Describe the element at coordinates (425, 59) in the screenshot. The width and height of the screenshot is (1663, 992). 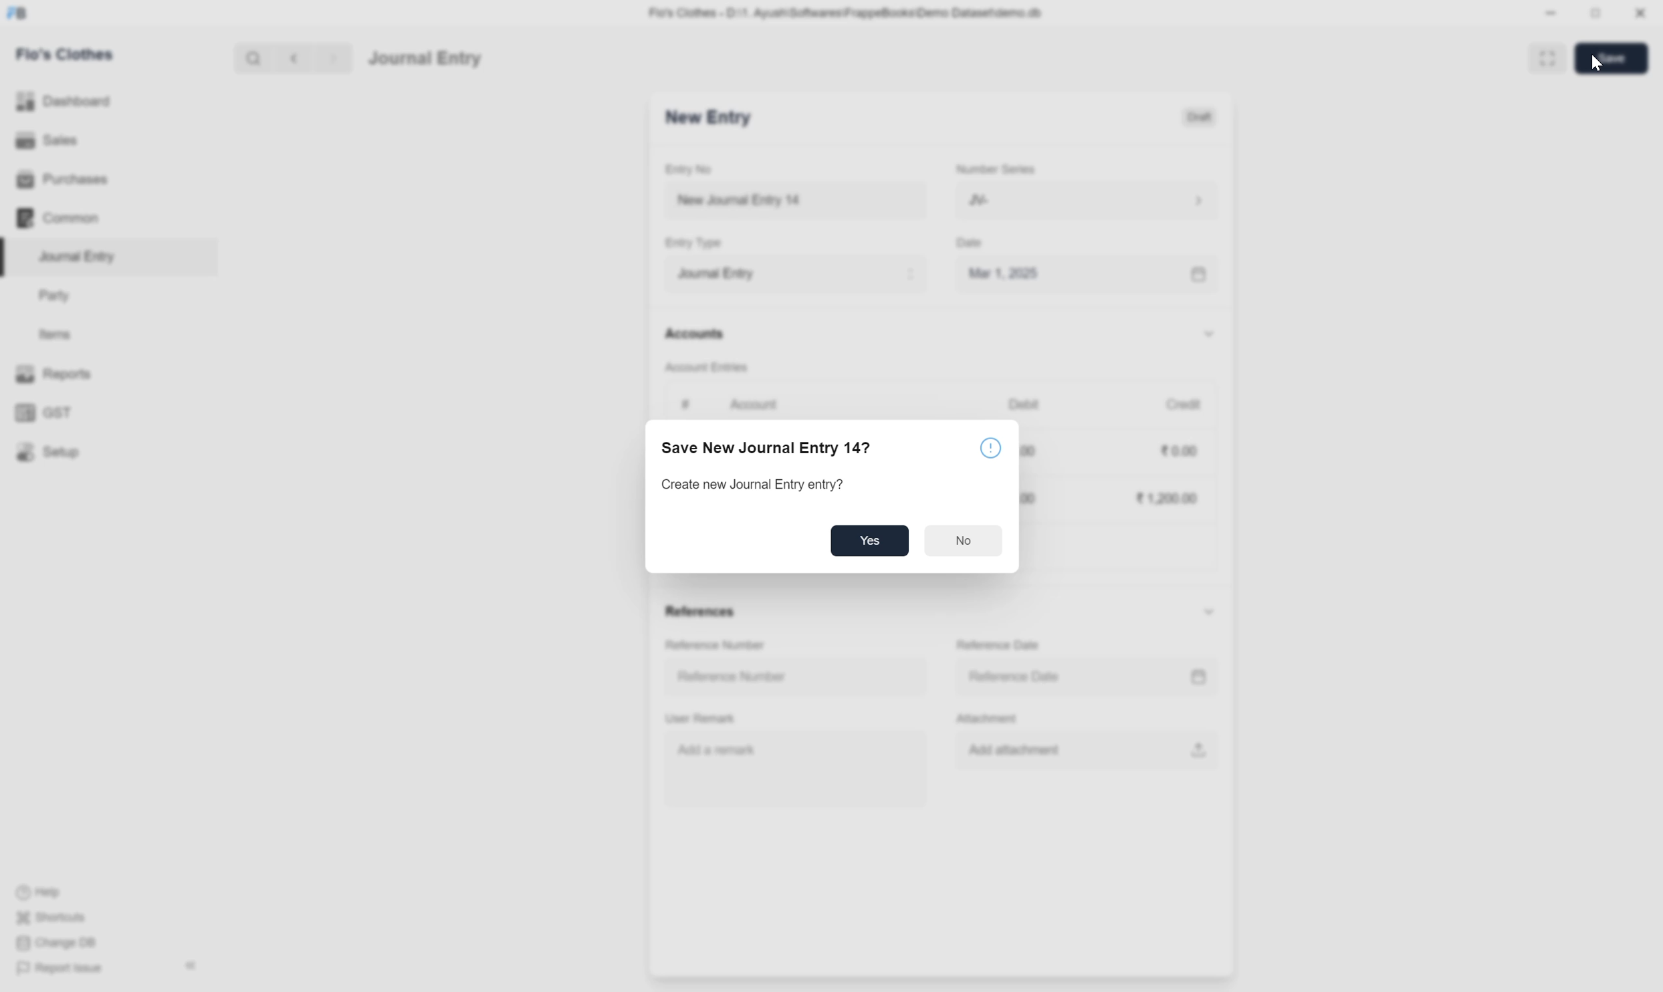
I see `Journal Entry` at that location.